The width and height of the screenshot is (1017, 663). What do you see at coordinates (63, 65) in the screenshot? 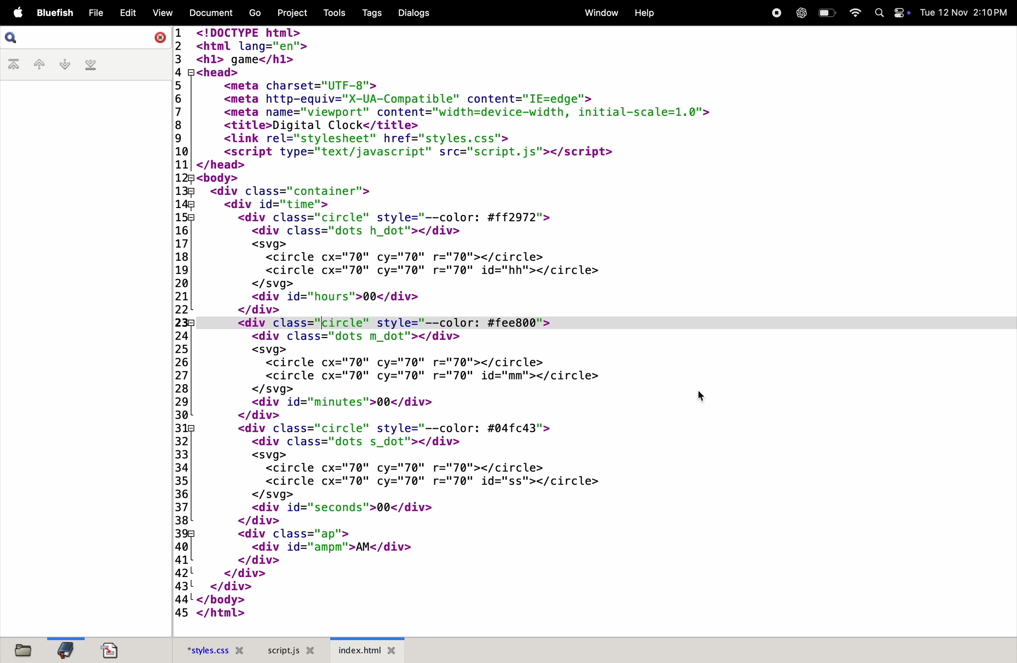
I see `nextbookmark` at bounding box center [63, 65].